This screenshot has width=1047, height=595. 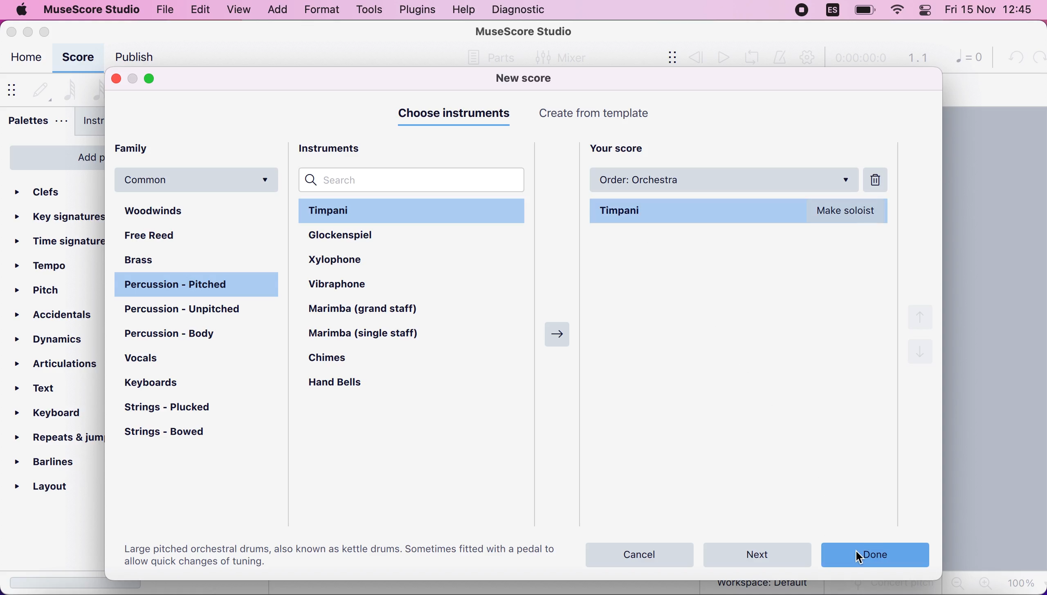 What do you see at coordinates (965, 59) in the screenshot?
I see `0` at bounding box center [965, 59].